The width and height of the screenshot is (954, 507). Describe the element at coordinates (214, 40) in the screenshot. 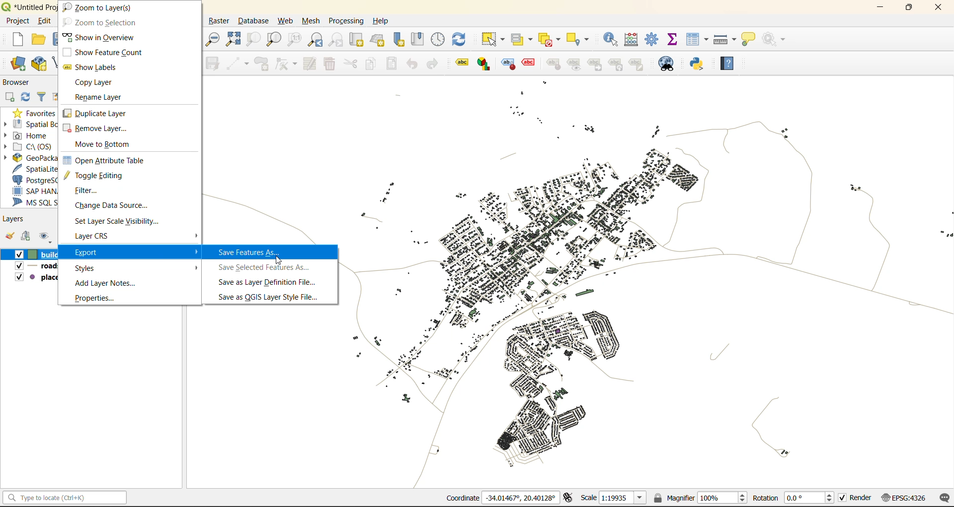

I see `zoom out` at that location.